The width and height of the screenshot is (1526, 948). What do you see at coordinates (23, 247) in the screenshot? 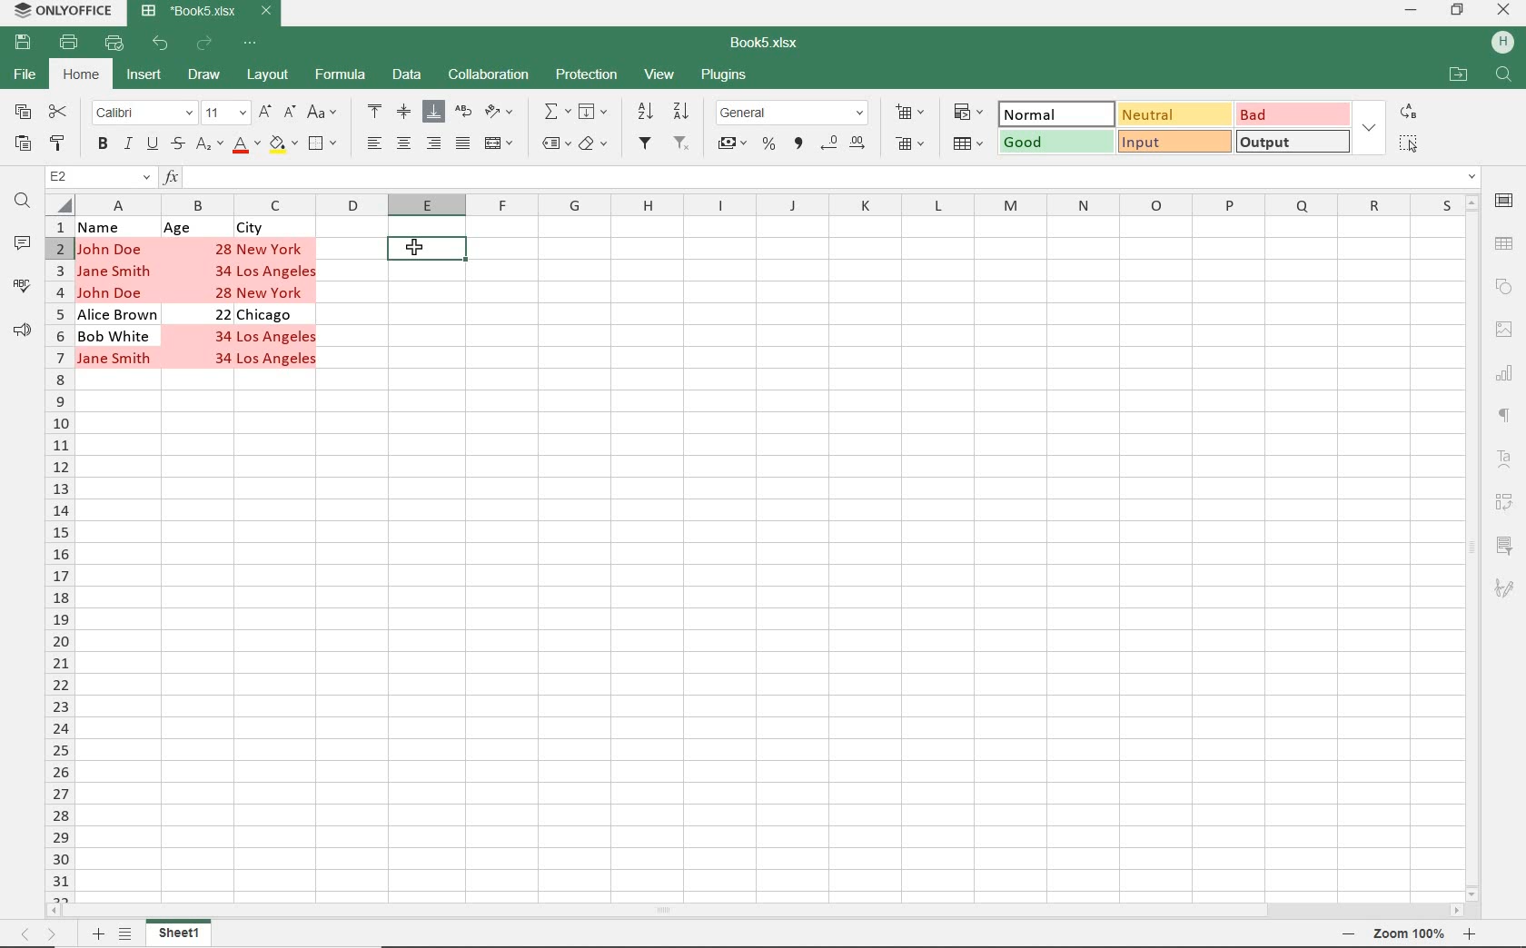
I see `COMMENTS` at bounding box center [23, 247].